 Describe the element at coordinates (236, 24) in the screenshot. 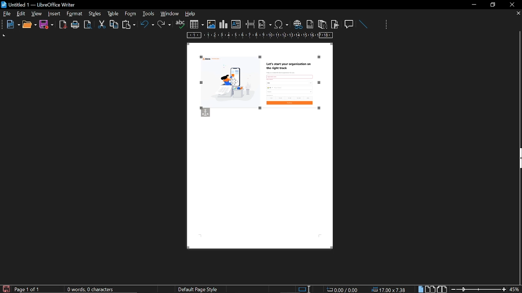

I see `insert text` at that location.